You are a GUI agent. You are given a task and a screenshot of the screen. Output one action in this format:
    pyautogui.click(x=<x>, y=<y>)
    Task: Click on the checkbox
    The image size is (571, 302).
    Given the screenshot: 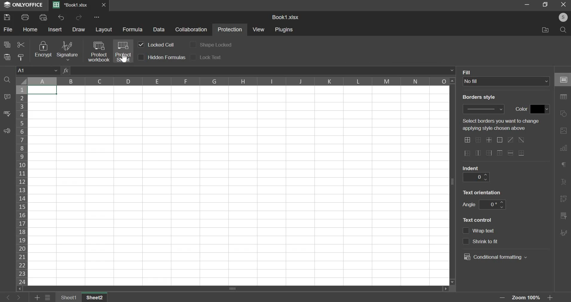 What is the action you would take?
    pyautogui.click(x=466, y=231)
    